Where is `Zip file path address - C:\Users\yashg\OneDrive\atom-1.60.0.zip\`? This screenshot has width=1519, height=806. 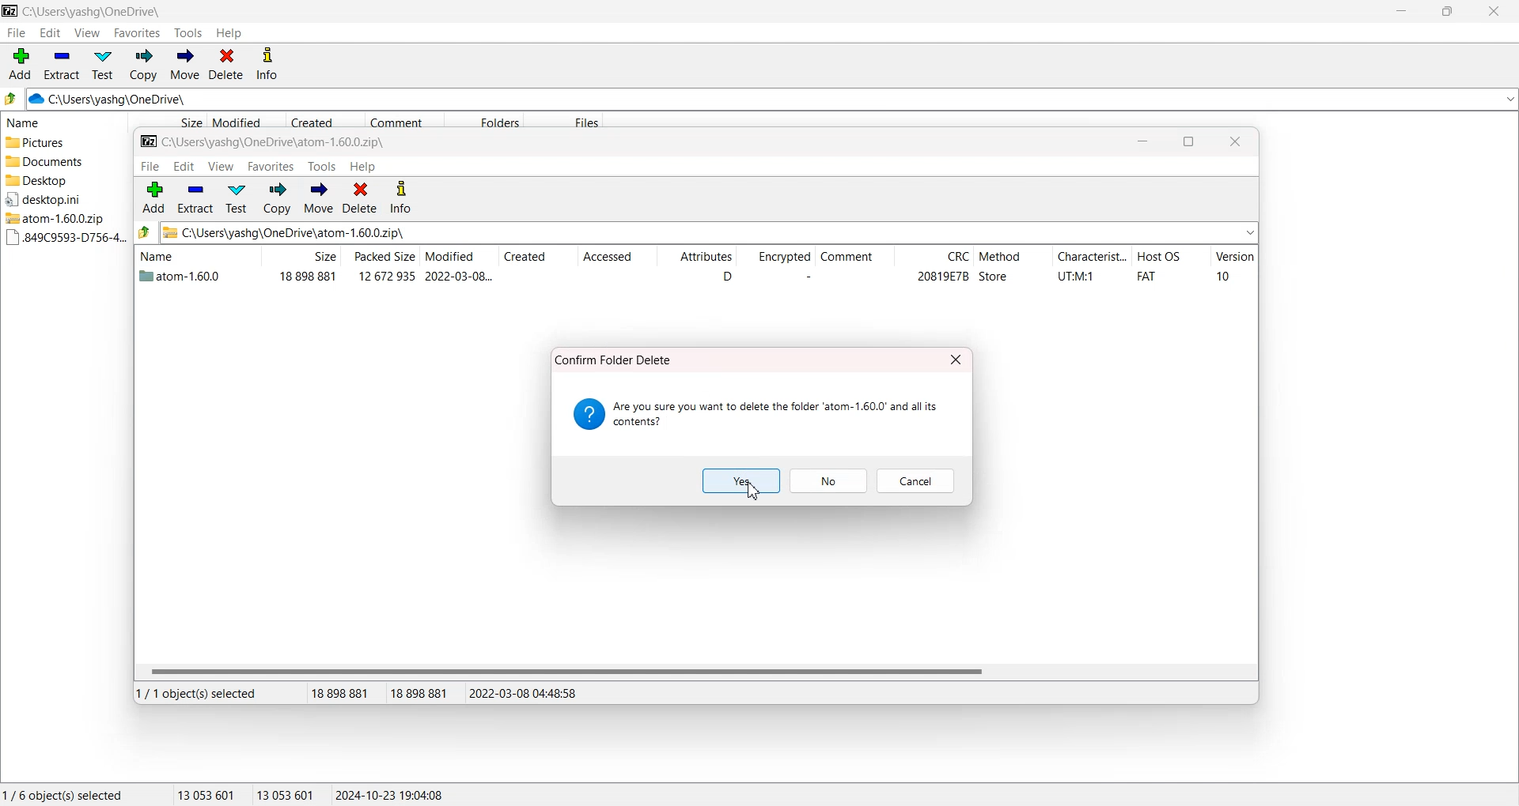 Zip file path address - C:\Users\yashg\OneDrive\atom-1.60.0.zip\ is located at coordinates (286, 232).